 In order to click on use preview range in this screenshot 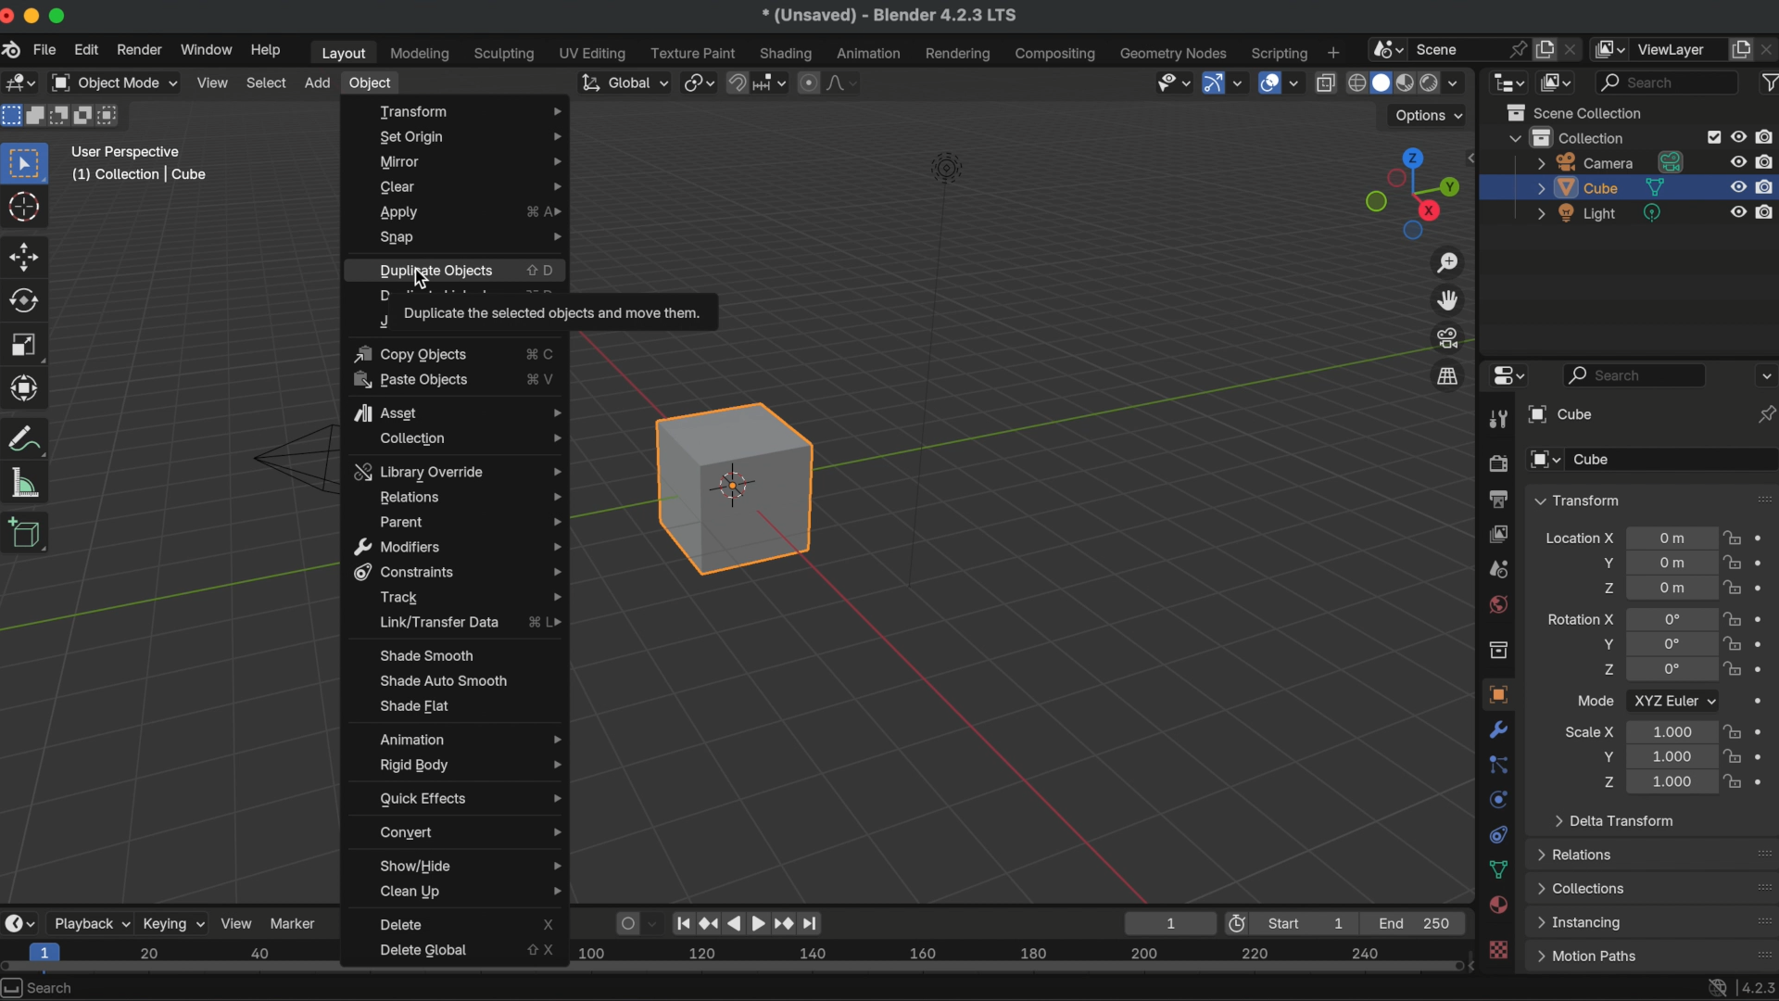, I will do `click(1241, 923)`.